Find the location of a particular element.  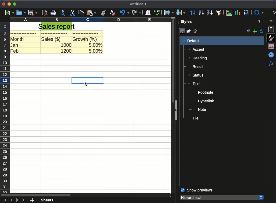

UNTITLED 1 is located at coordinates (138, 4).